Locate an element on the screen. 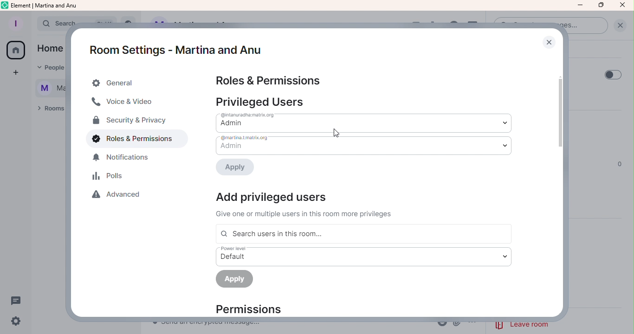  Search users in this room is located at coordinates (362, 234).